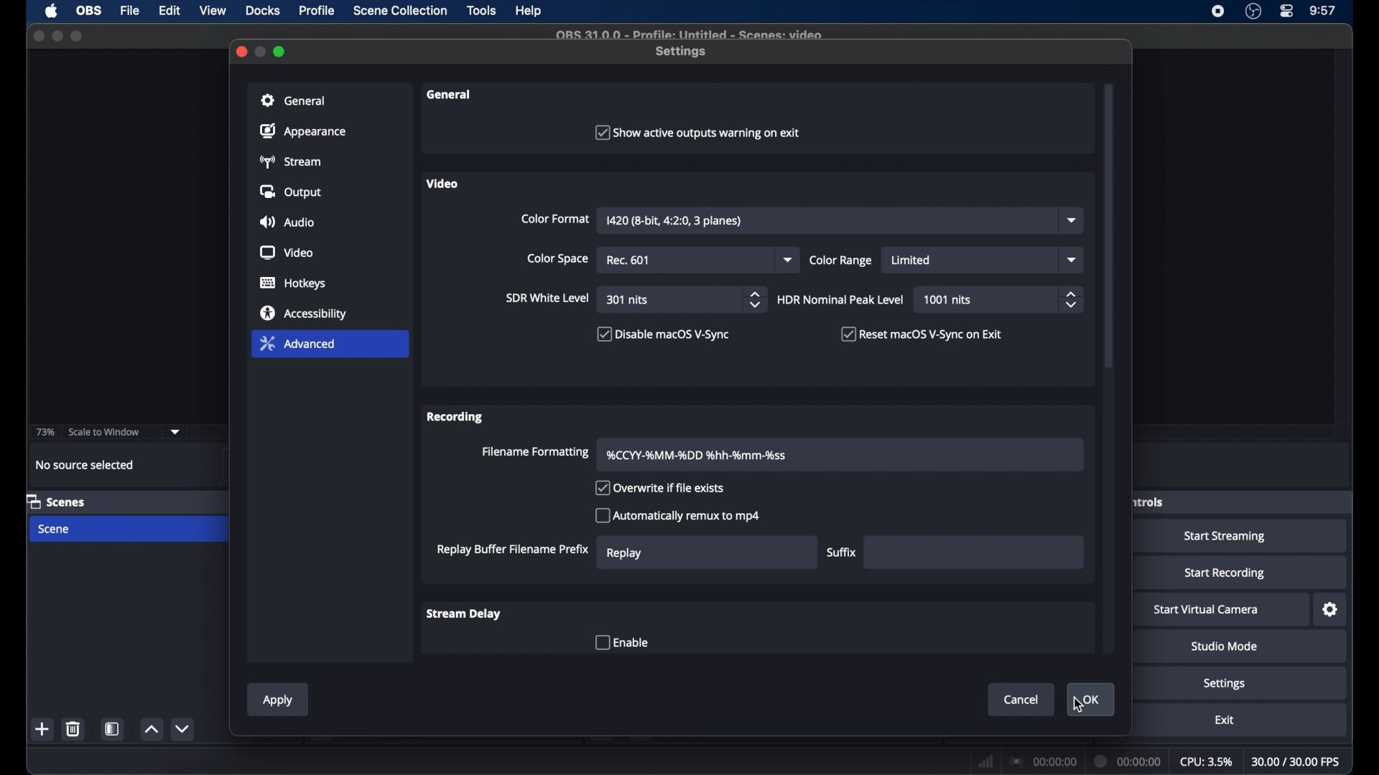  What do you see at coordinates (76, 728) in the screenshot?
I see `delete` at bounding box center [76, 728].